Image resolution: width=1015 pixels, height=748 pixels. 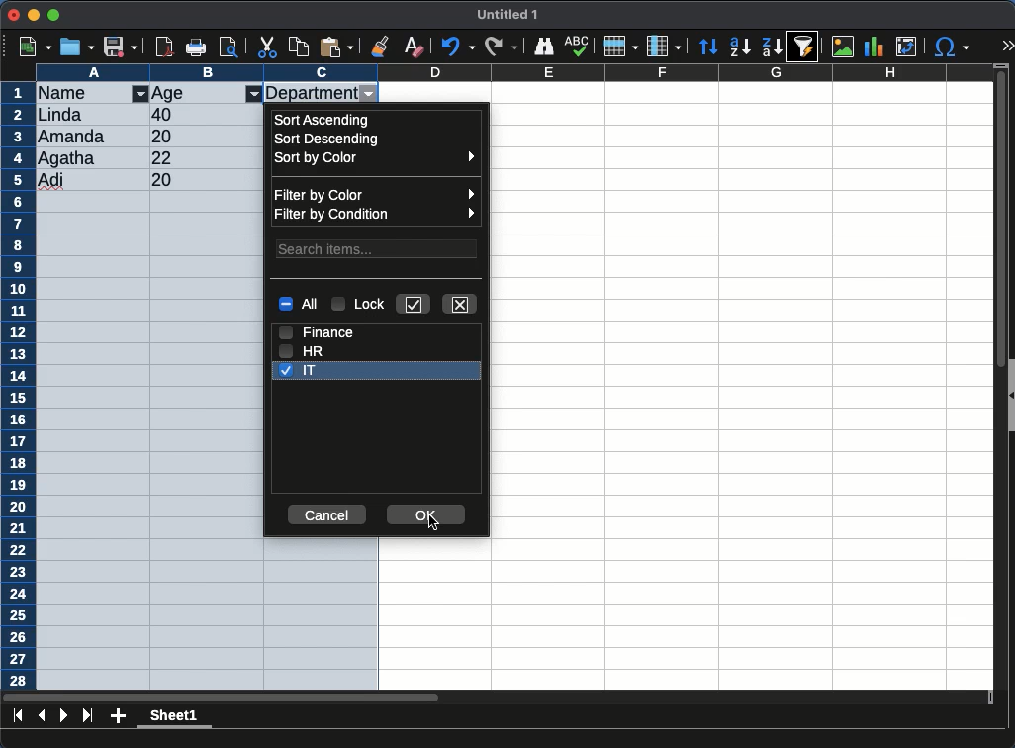 I want to click on filter, so click(x=140, y=95).